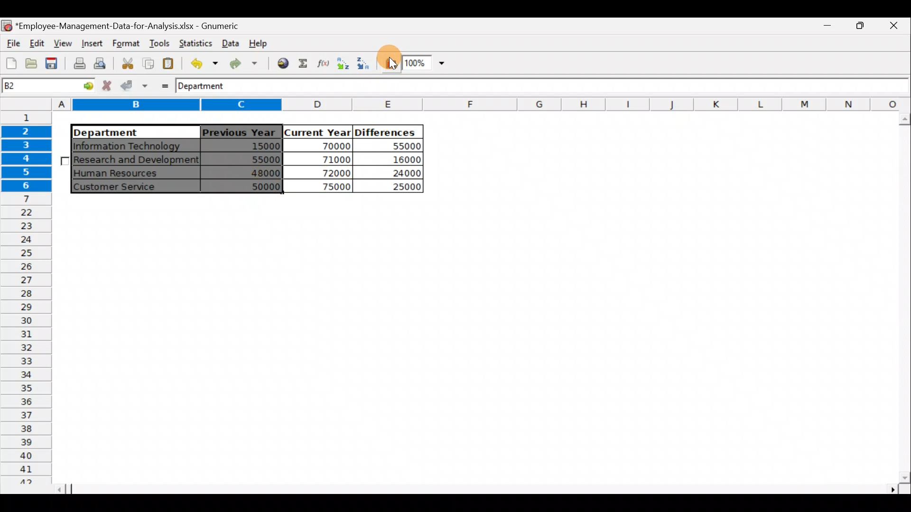  I want to click on 25000, so click(396, 187).